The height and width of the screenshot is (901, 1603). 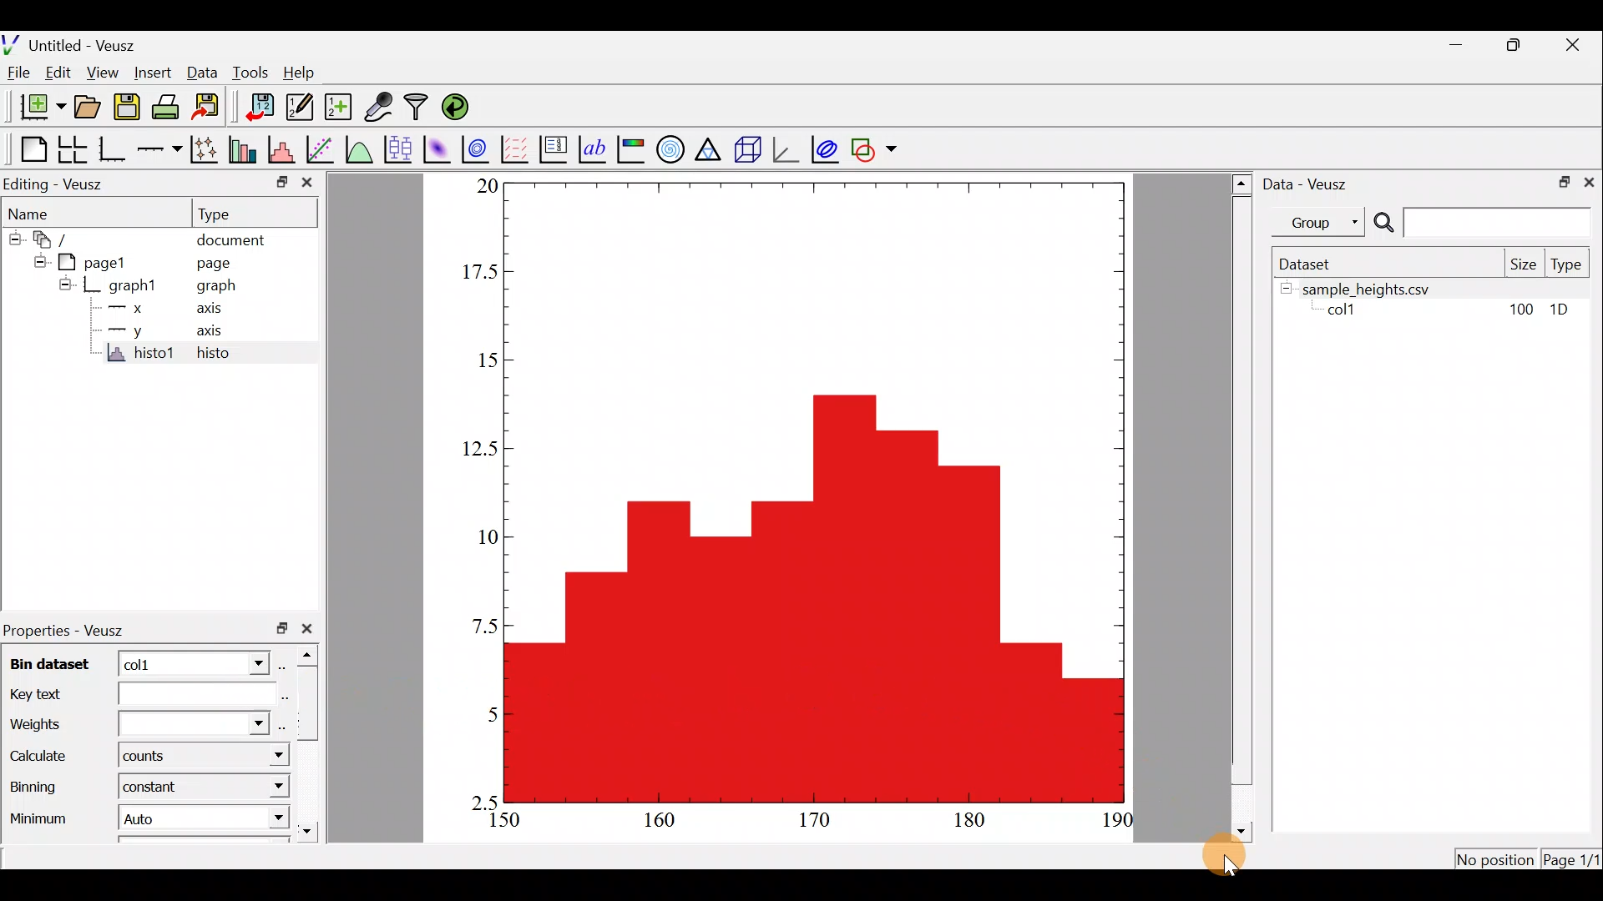 What do you see at coordinates (556, 148) in the screenshot?
I see `plot key` at bounding box center [556, 148].